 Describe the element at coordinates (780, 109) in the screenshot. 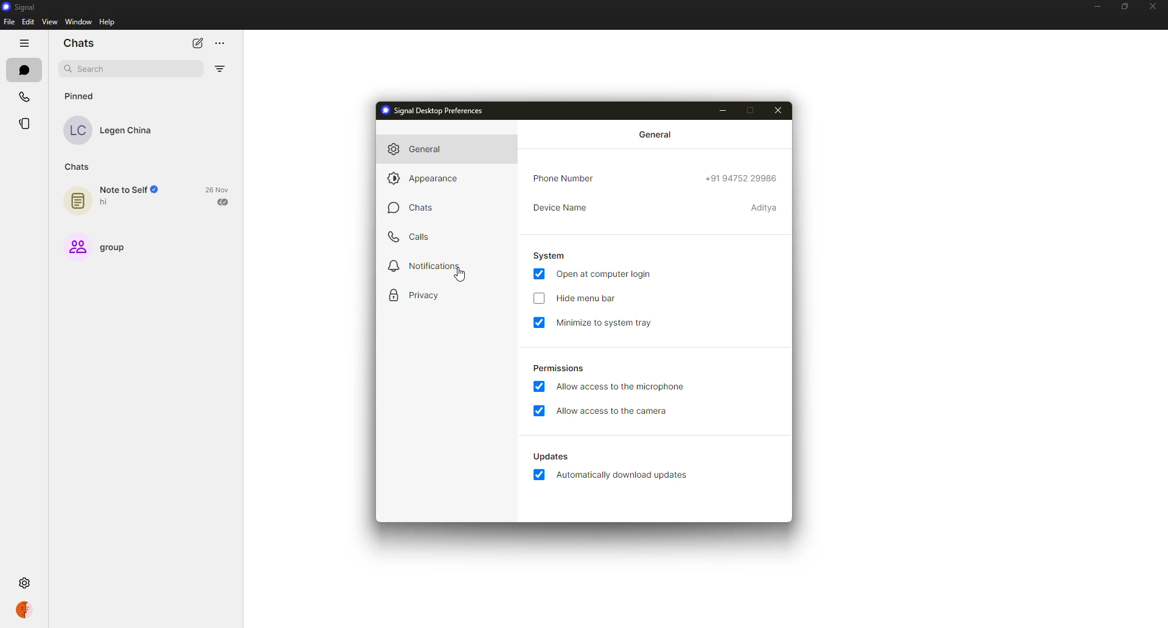

I see `close` at that location.